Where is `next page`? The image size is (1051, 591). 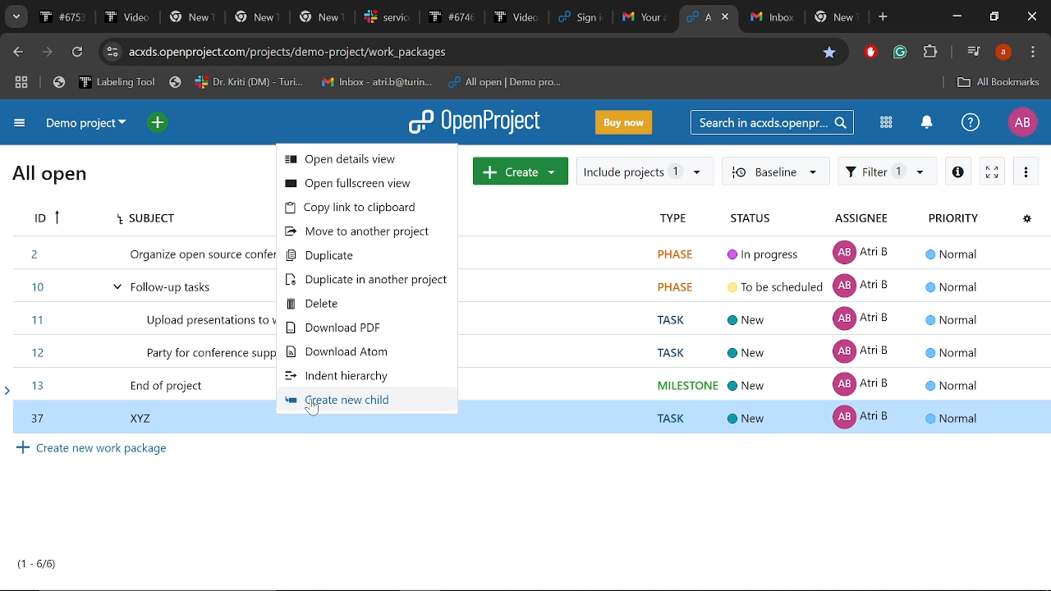 next page is located at coordinates (47, 53).